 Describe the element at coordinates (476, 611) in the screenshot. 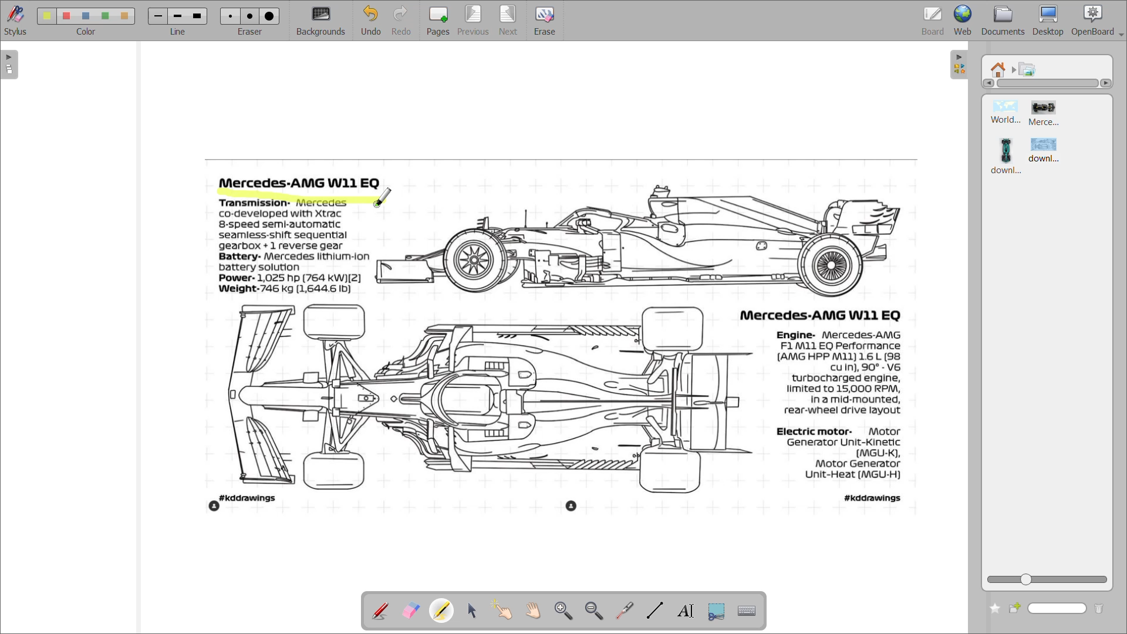

I see `select and modify objects` at that location.